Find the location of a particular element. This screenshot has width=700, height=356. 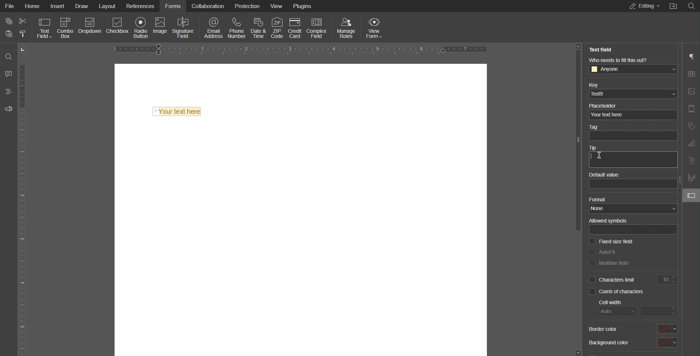

Default value is located at coordinates (606, 173).